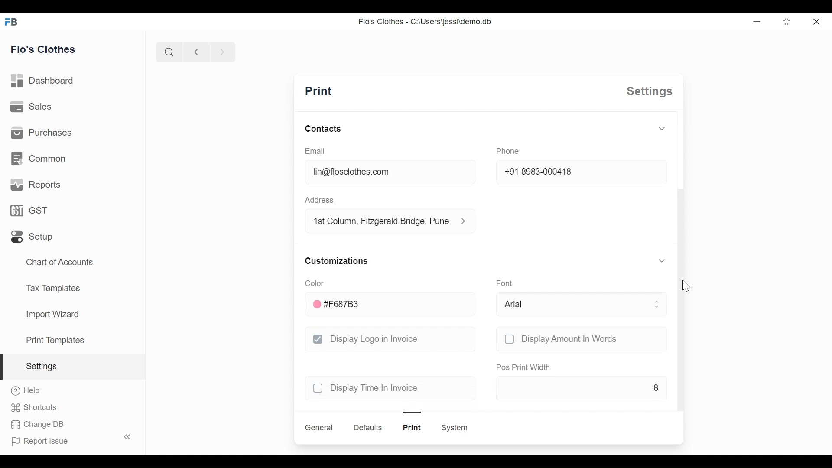 The height and width of the screenshot is (468, 832). I want to click on chart of accounts, so click(61, 263).